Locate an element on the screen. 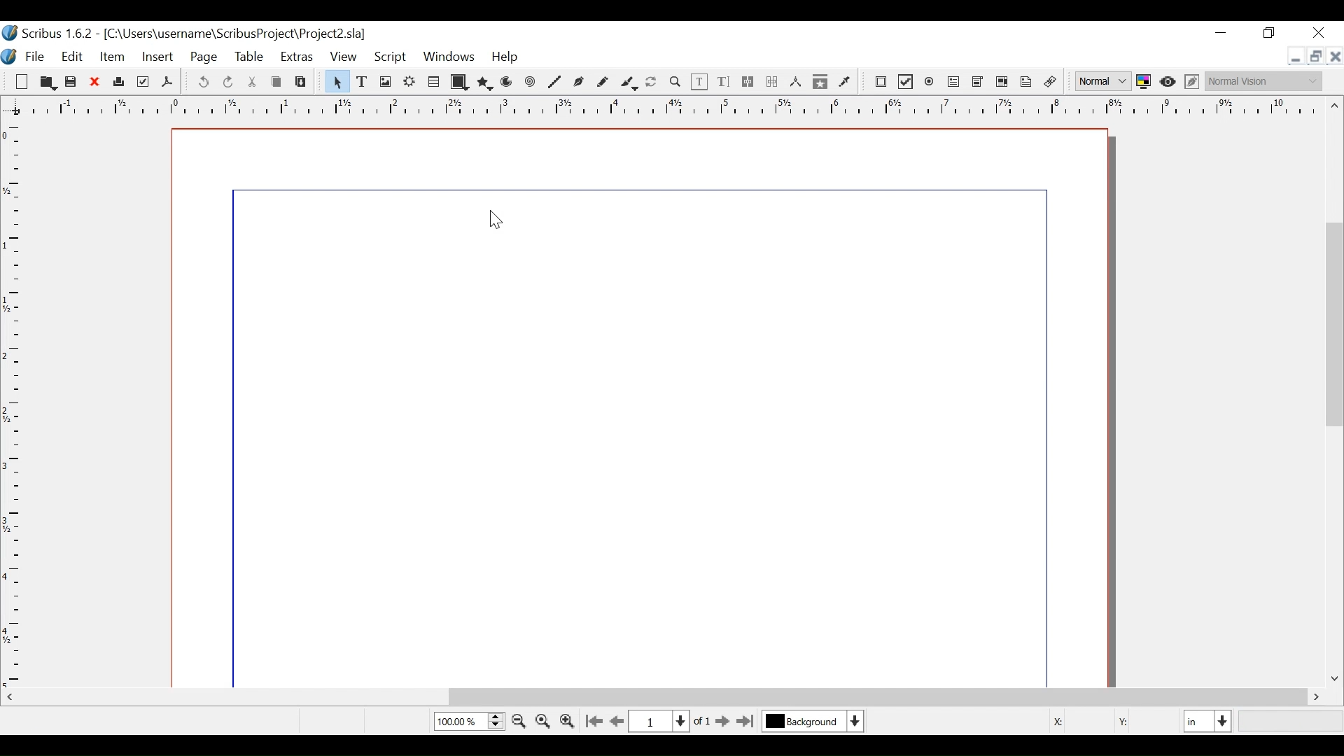  Link Annotations is located at coordinates (1048, 83).